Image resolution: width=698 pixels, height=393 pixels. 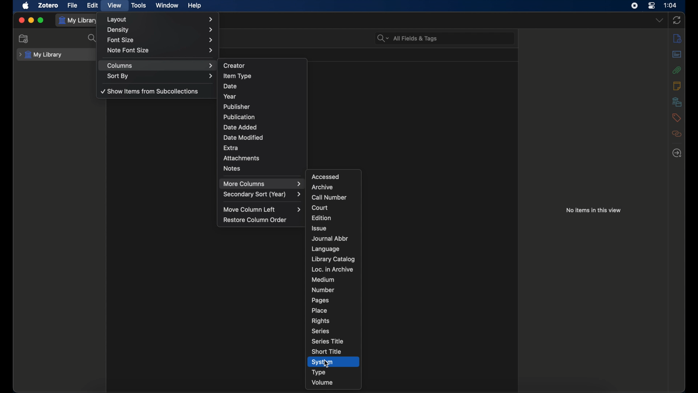 I want to click on abstract, so click(x=678, y=55).